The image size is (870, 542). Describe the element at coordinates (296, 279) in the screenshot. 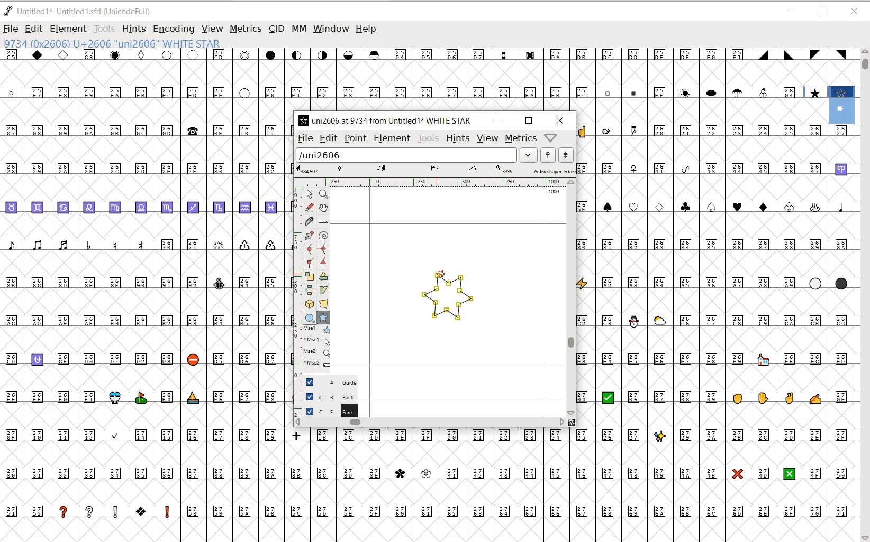

I see `SCALE` at that location.